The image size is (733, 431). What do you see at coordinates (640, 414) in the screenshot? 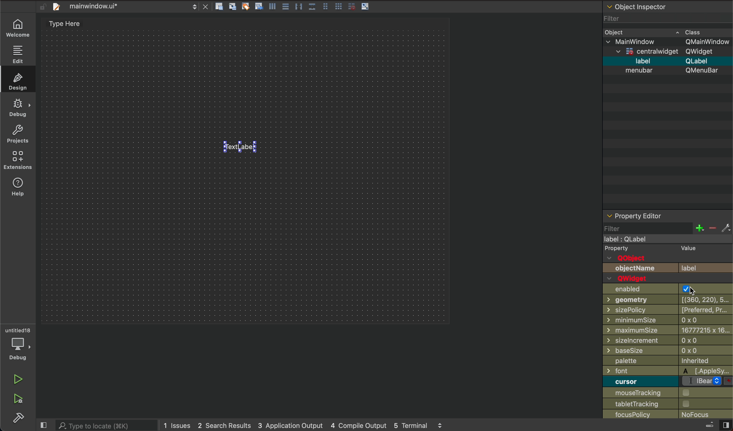
I see `focusPolicy` at bounding box center [640, 414].